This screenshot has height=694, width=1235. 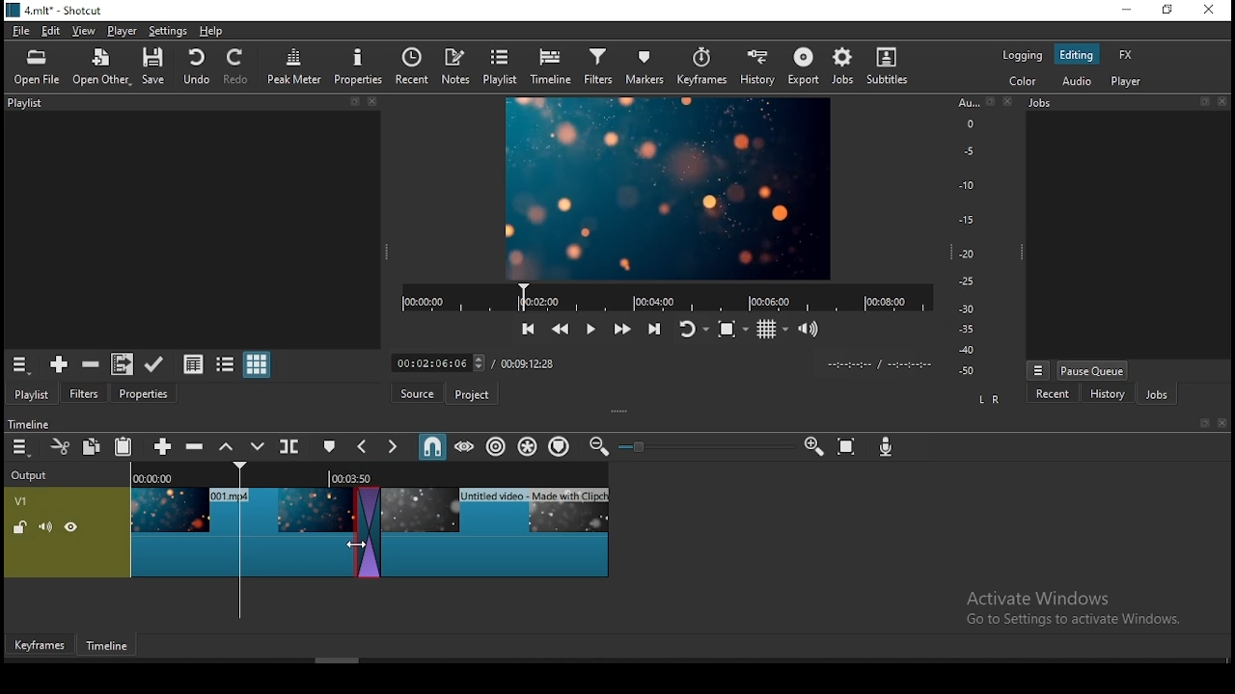 What do you see at coordinates (1038, 371) in the screenshot?
I see `jobs menu` at bounding box center [1038, 371].